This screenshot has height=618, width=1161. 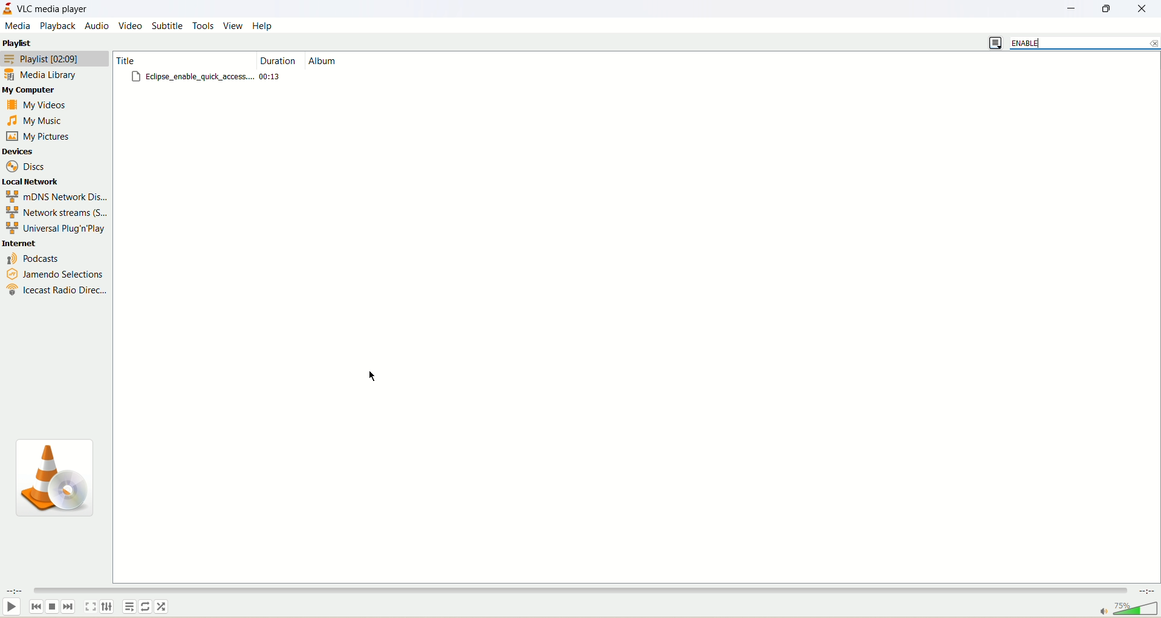 I want to click on seek bar, so click(x=581, y=590).